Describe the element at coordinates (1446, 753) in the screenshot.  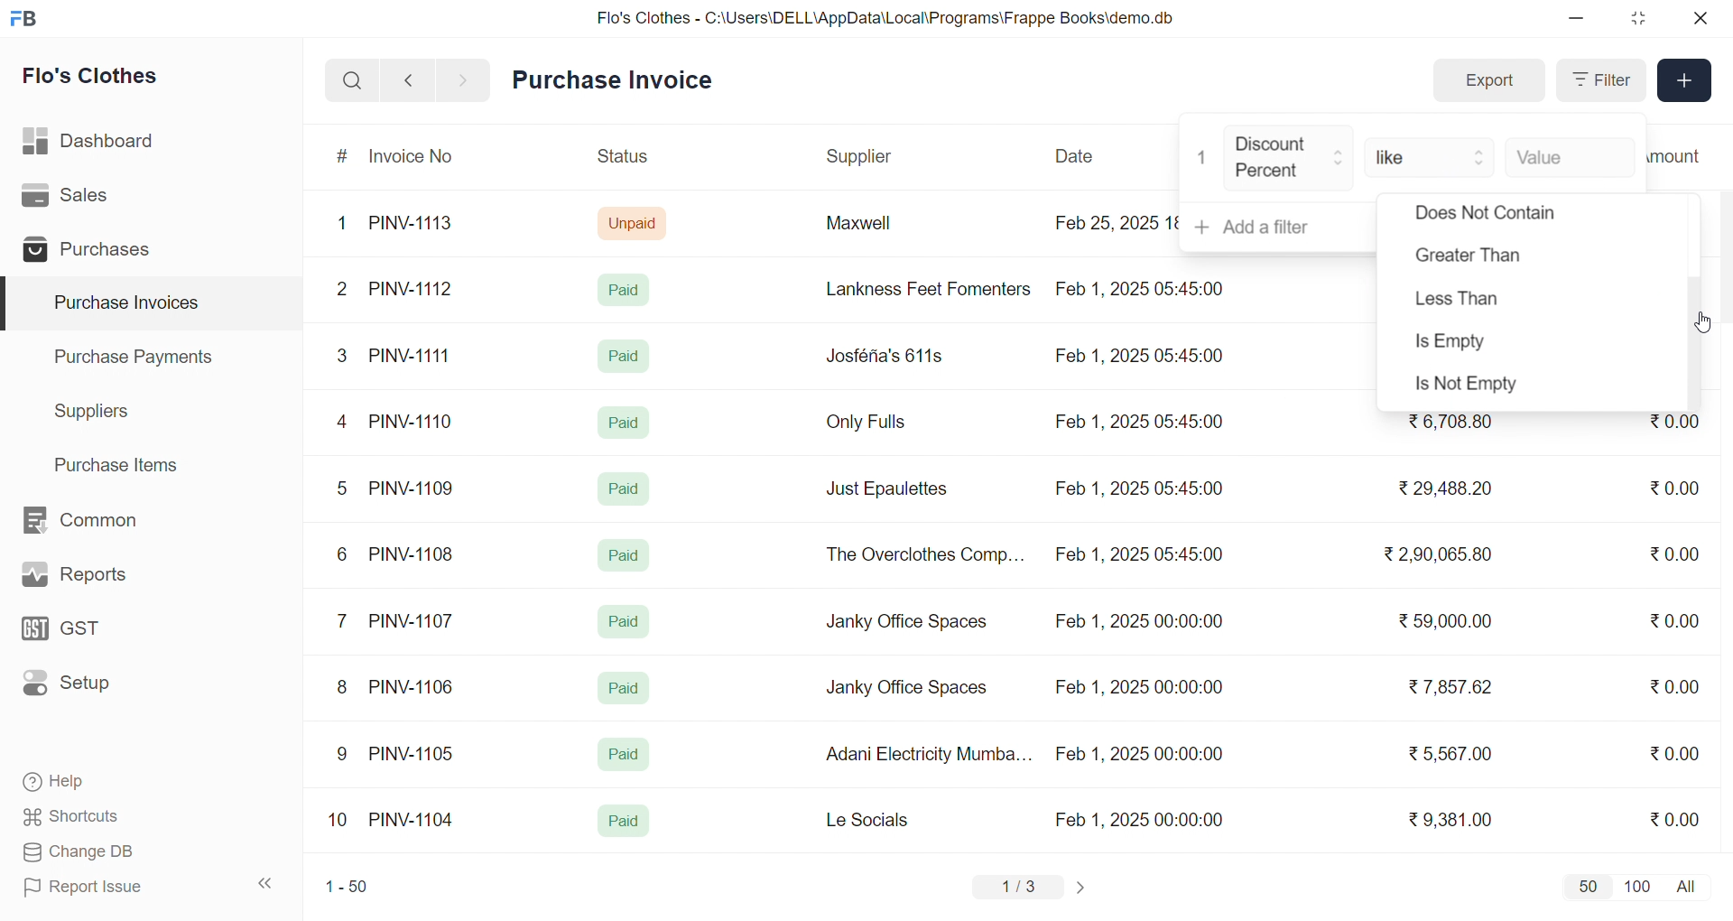
I see `₹ 5,567.00` at that location.